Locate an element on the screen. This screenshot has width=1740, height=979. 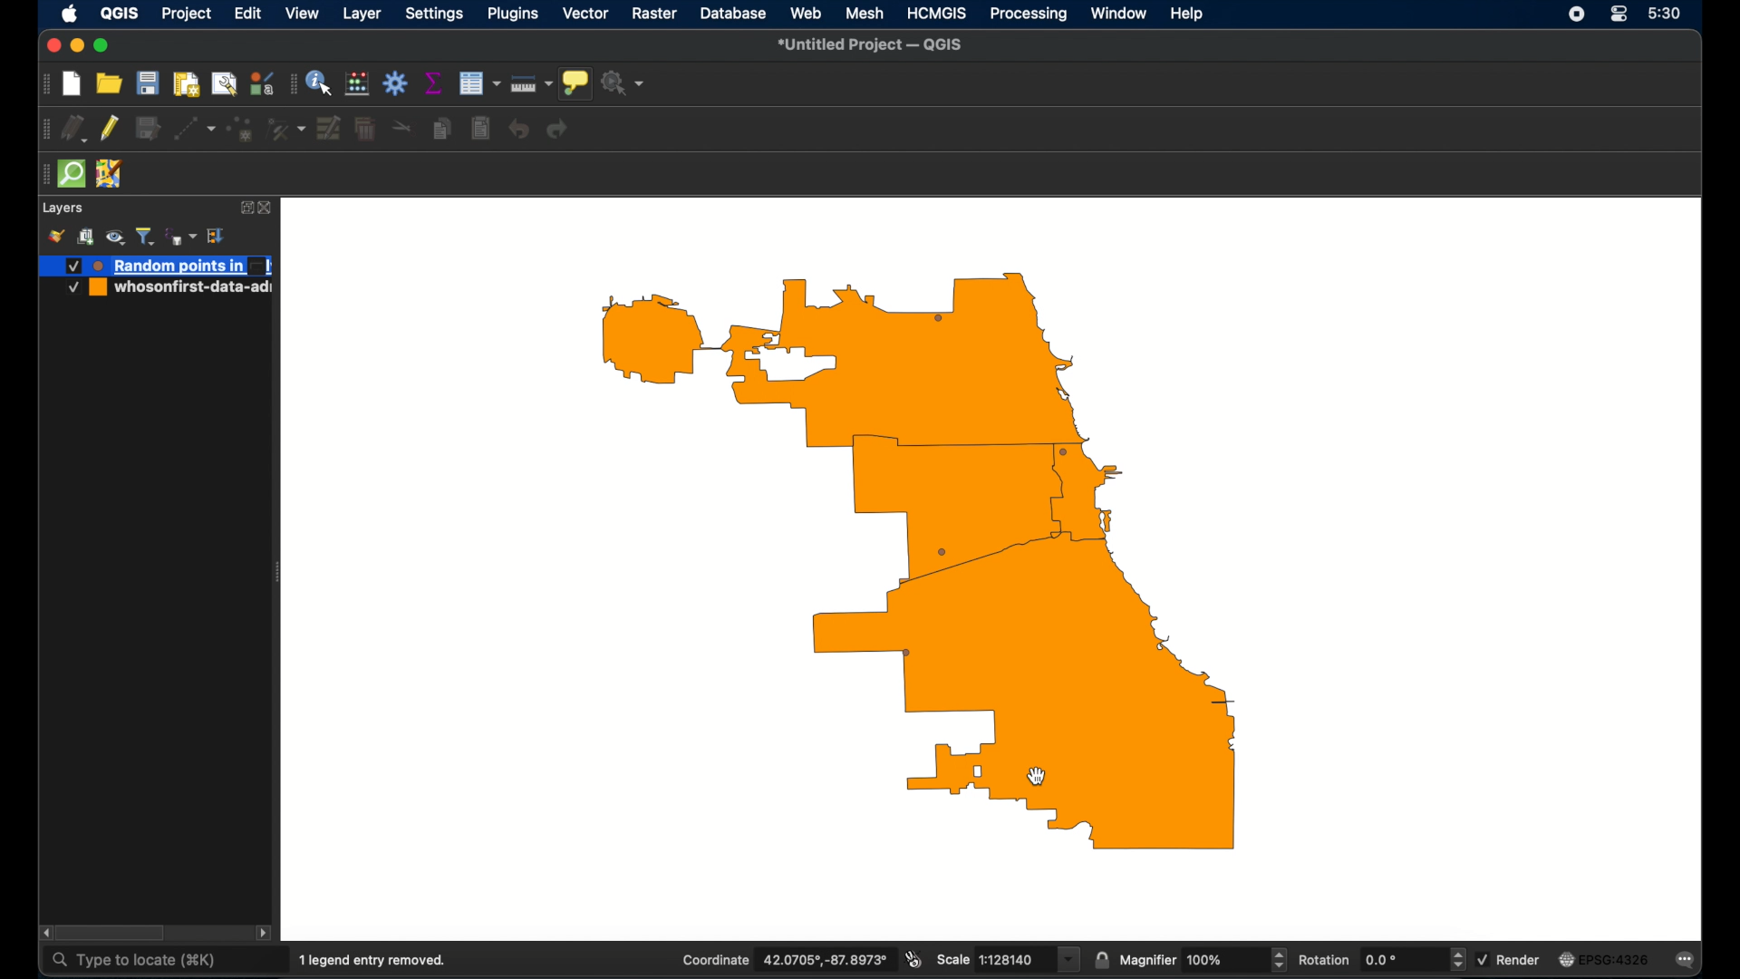
expand is located at coordinates (245, 208).